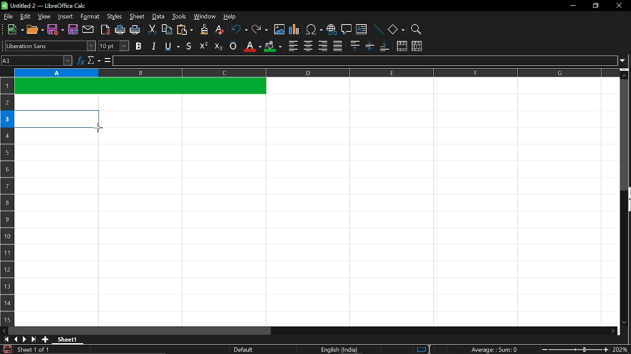 The width and height of the screenshot is (631, 354). I want to click on insert, so click(66, 17).